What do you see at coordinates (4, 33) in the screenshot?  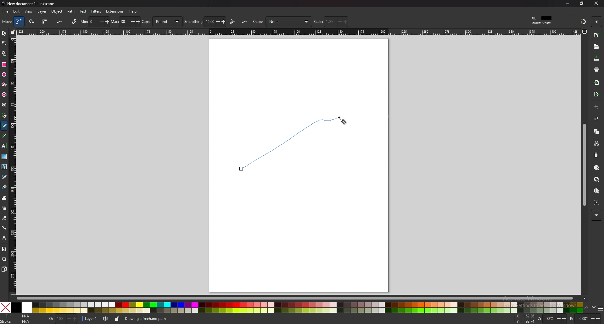 I see `selector` at bounding box center [4, 33].